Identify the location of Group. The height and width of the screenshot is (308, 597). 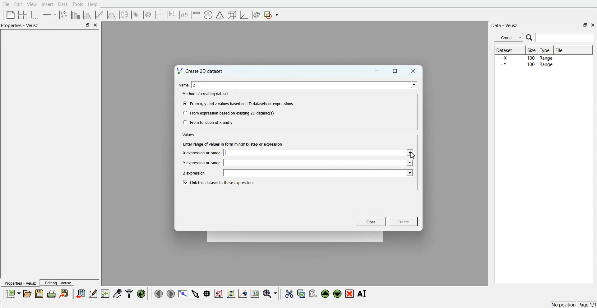
(509, 38).